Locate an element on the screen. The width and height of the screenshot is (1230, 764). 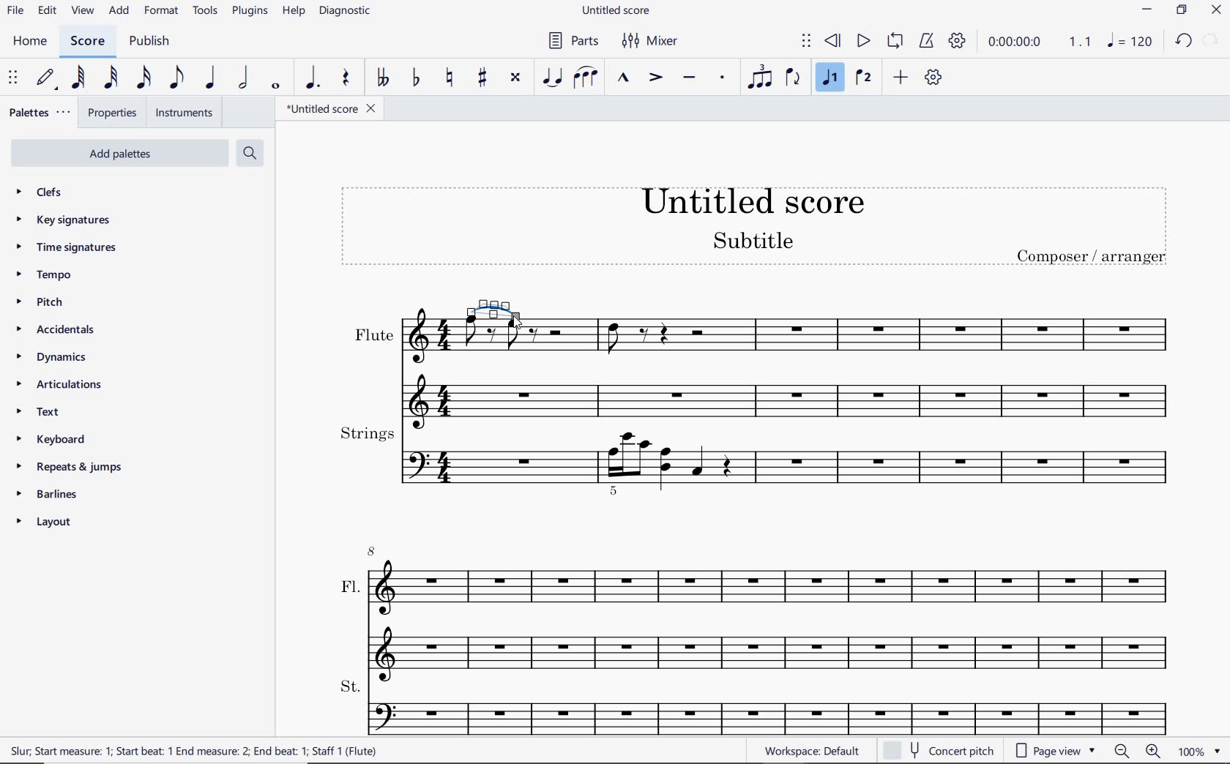
articulations is located at coordinates (60, 385).